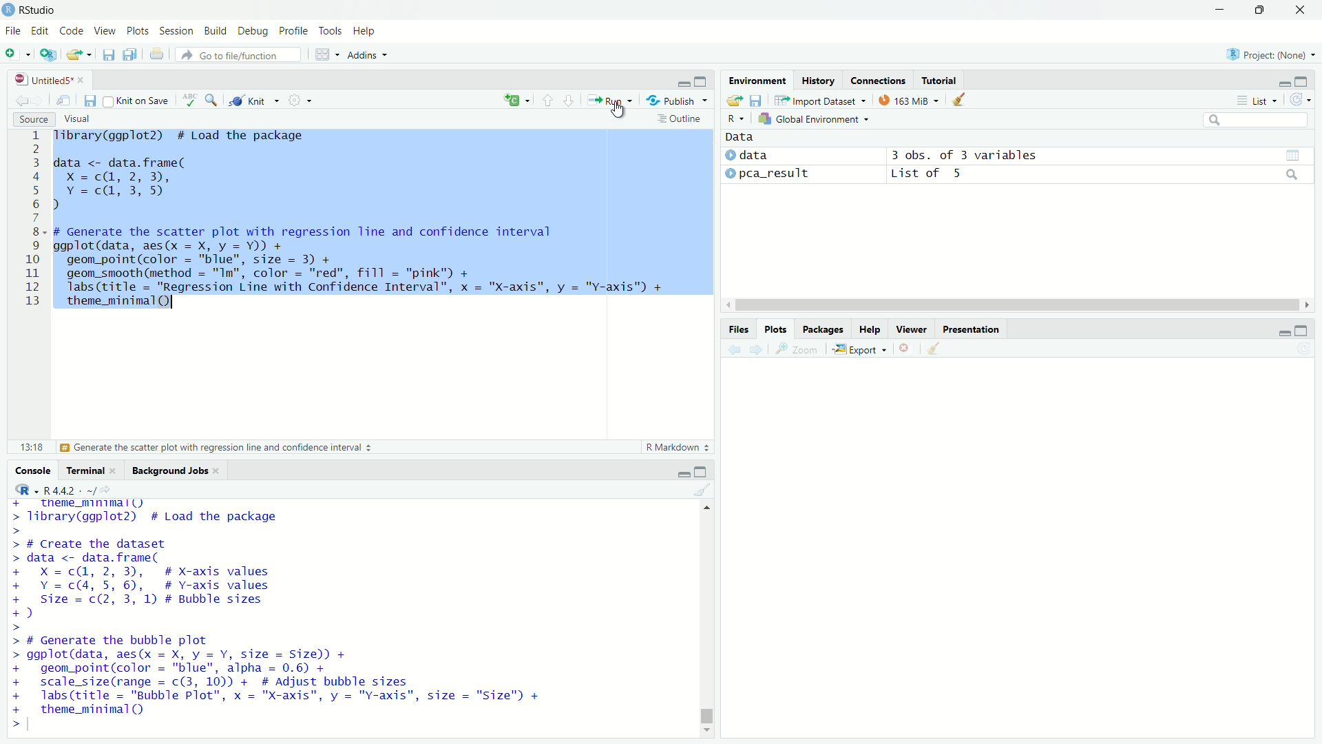 This screenshot has height=744, width=1322. What do you see at coordinates (930, 174) in the screenshot?
I see `List of 5` at bounding box center [930, 174].